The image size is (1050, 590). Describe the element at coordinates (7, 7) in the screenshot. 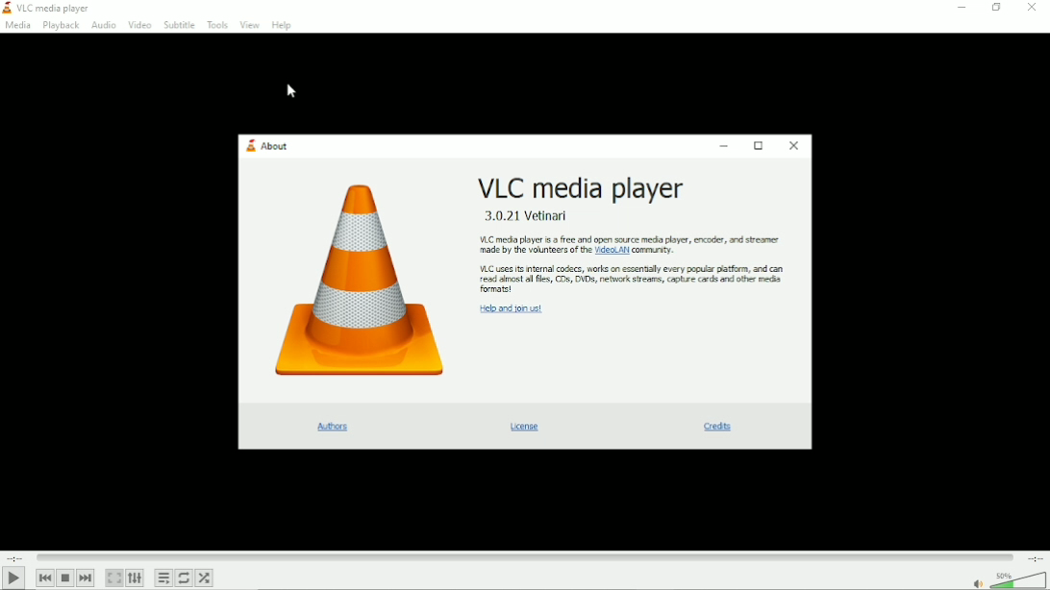

I see `vlc logo` at that location.